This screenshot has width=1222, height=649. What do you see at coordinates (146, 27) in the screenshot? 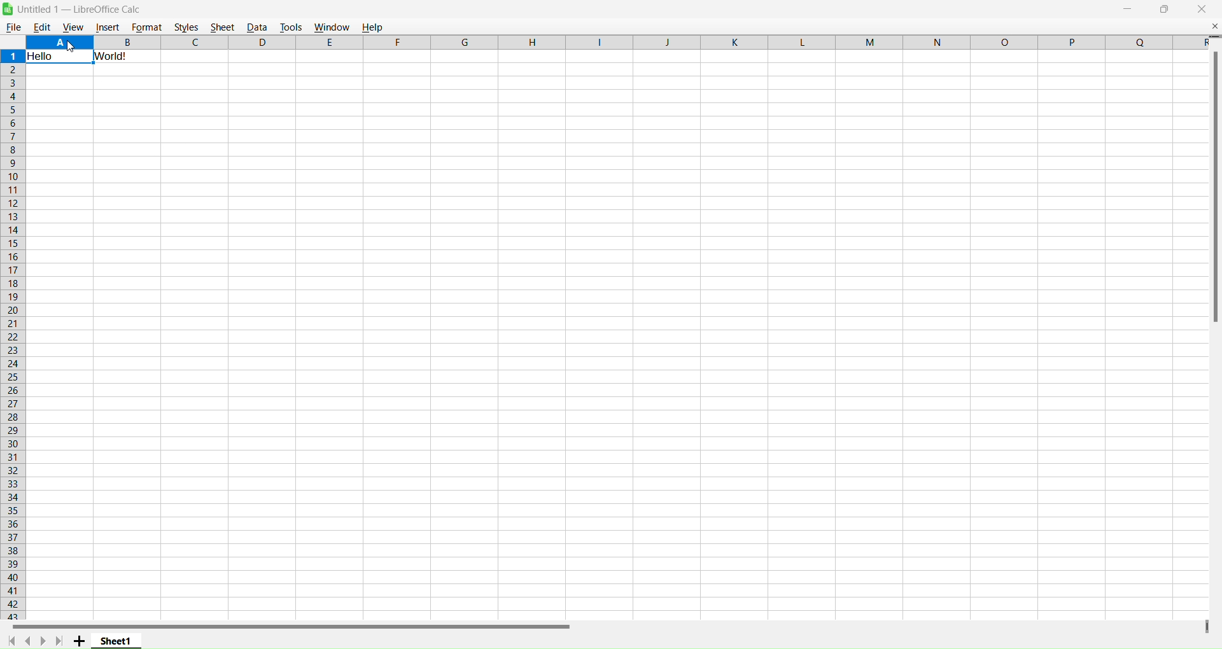
I see `Format` at bounding box center [146, 27].